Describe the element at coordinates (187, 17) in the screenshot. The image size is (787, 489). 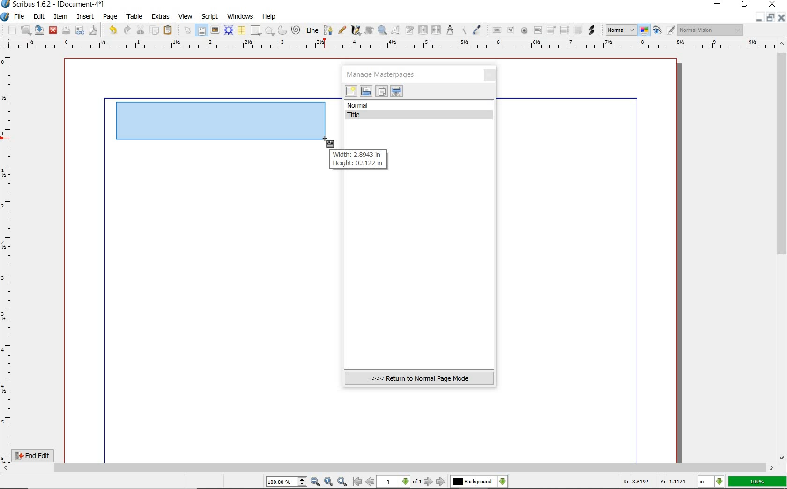
I see `view` at that location.